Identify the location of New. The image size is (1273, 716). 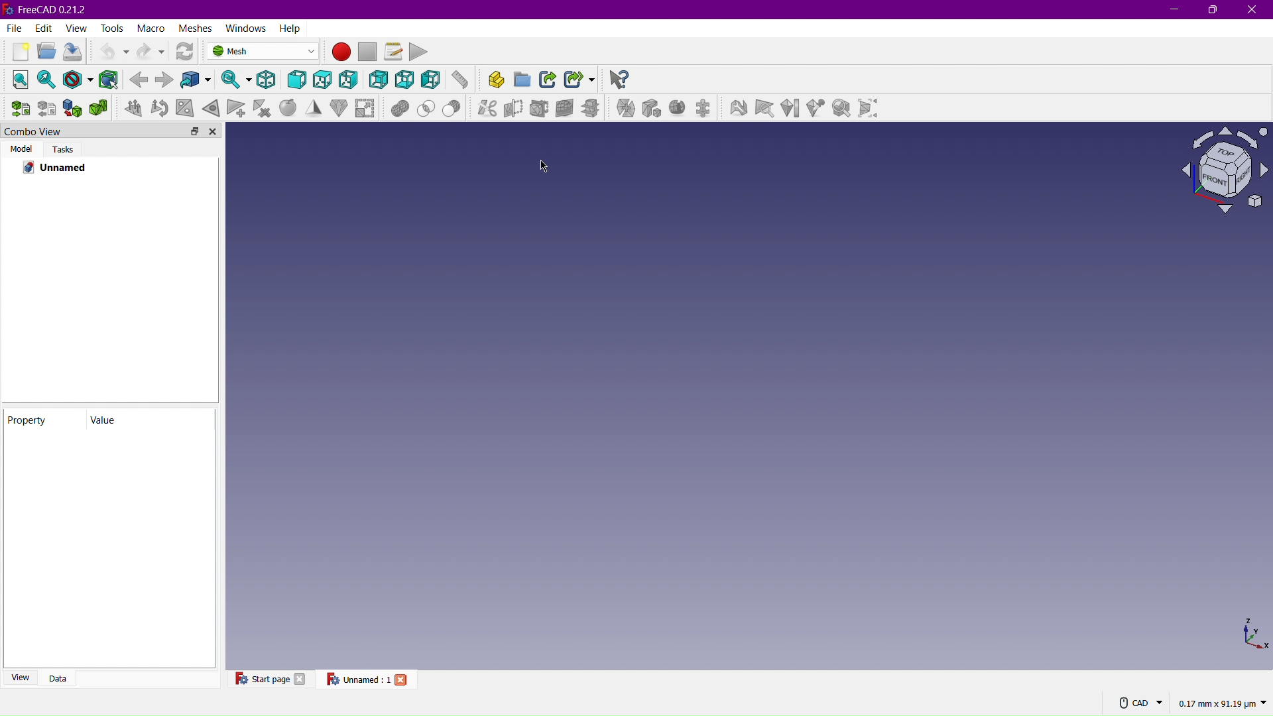
(17, 52).